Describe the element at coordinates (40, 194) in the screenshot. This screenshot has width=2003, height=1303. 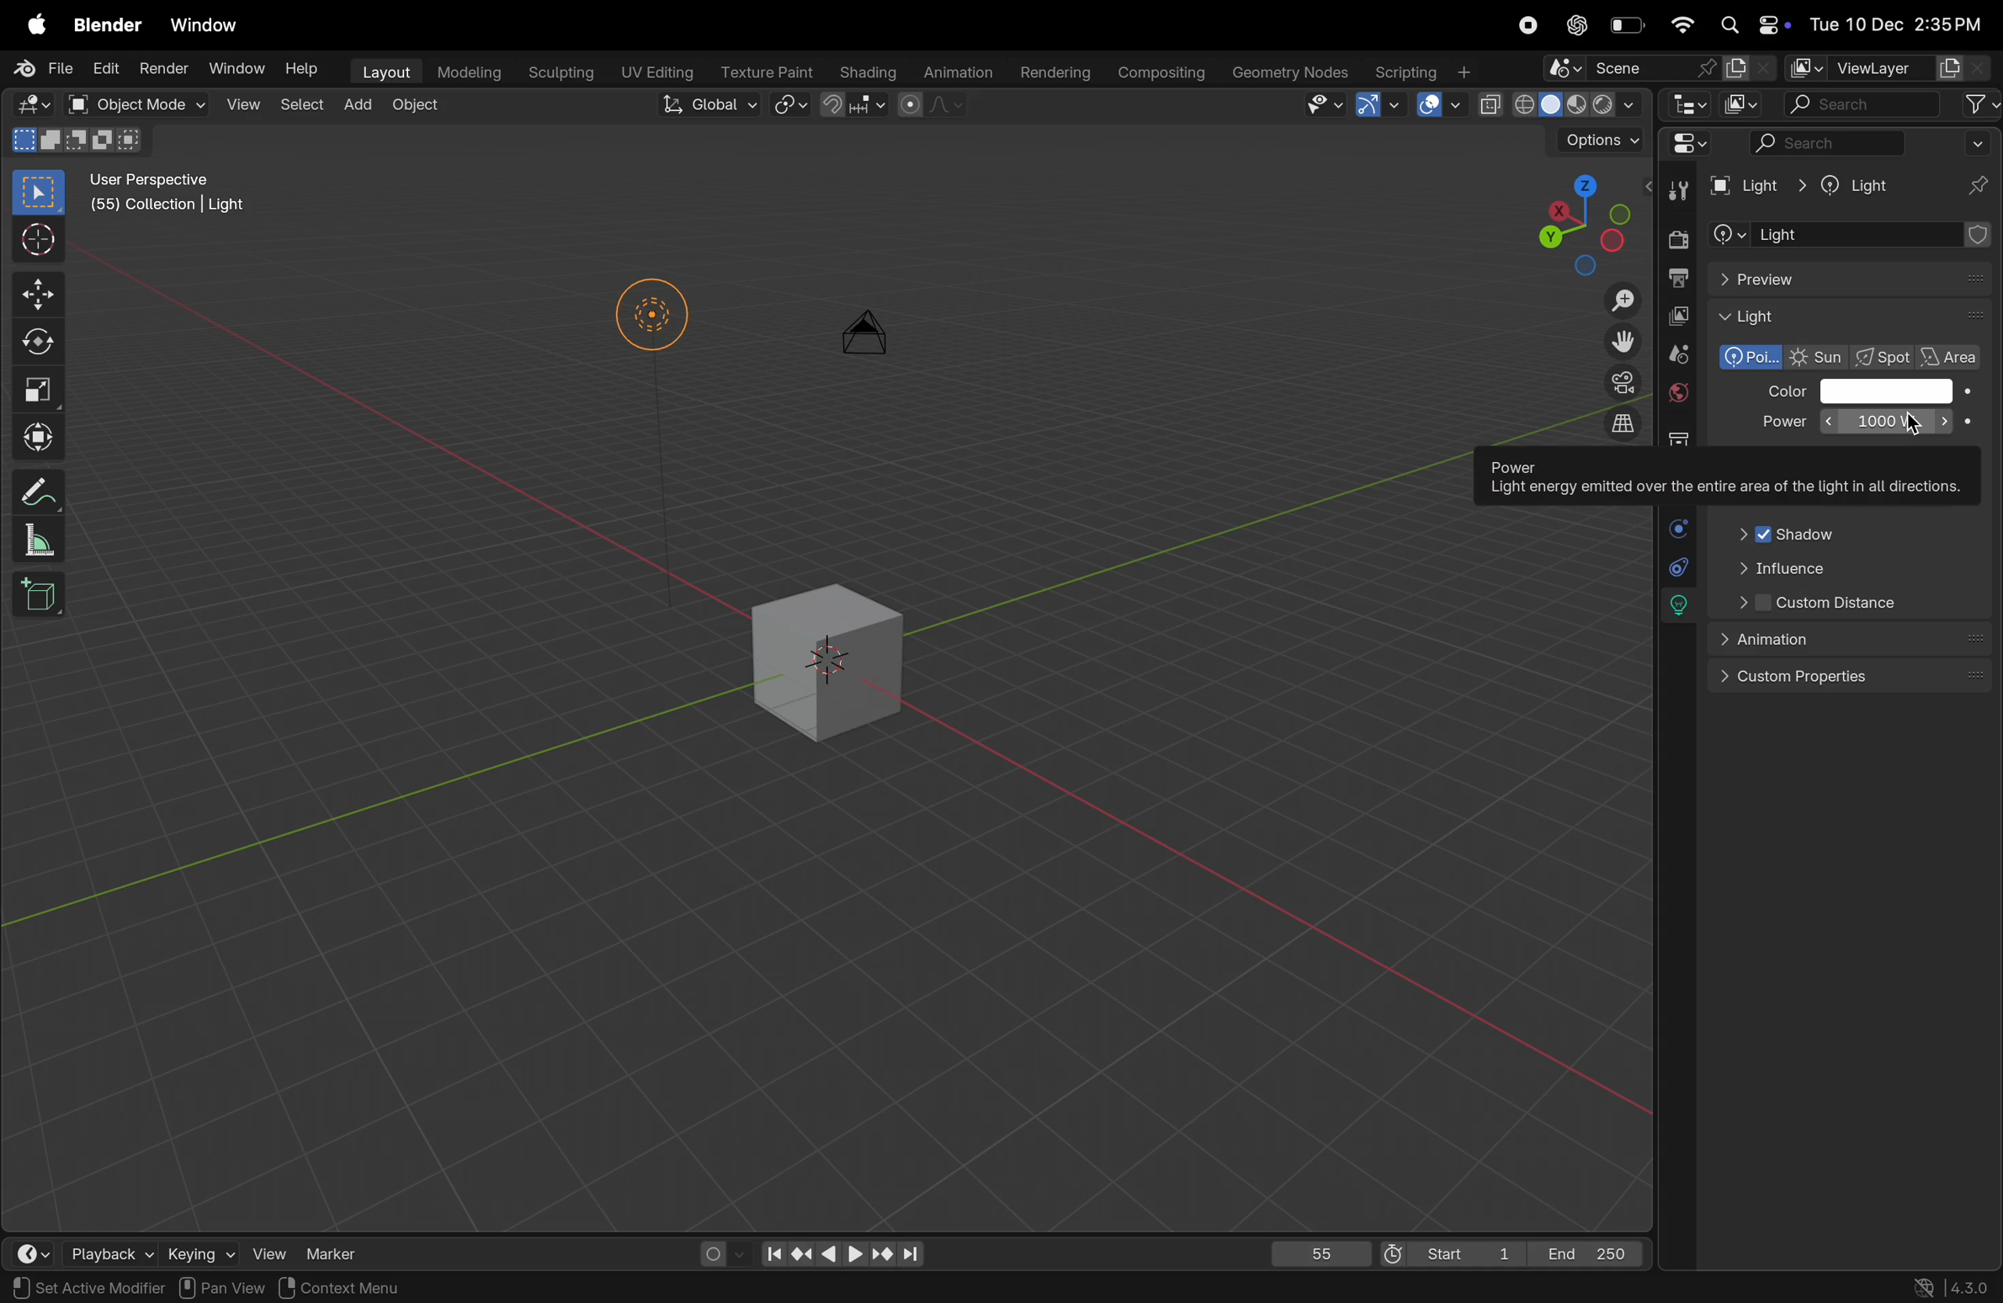
I see `select` at that location.